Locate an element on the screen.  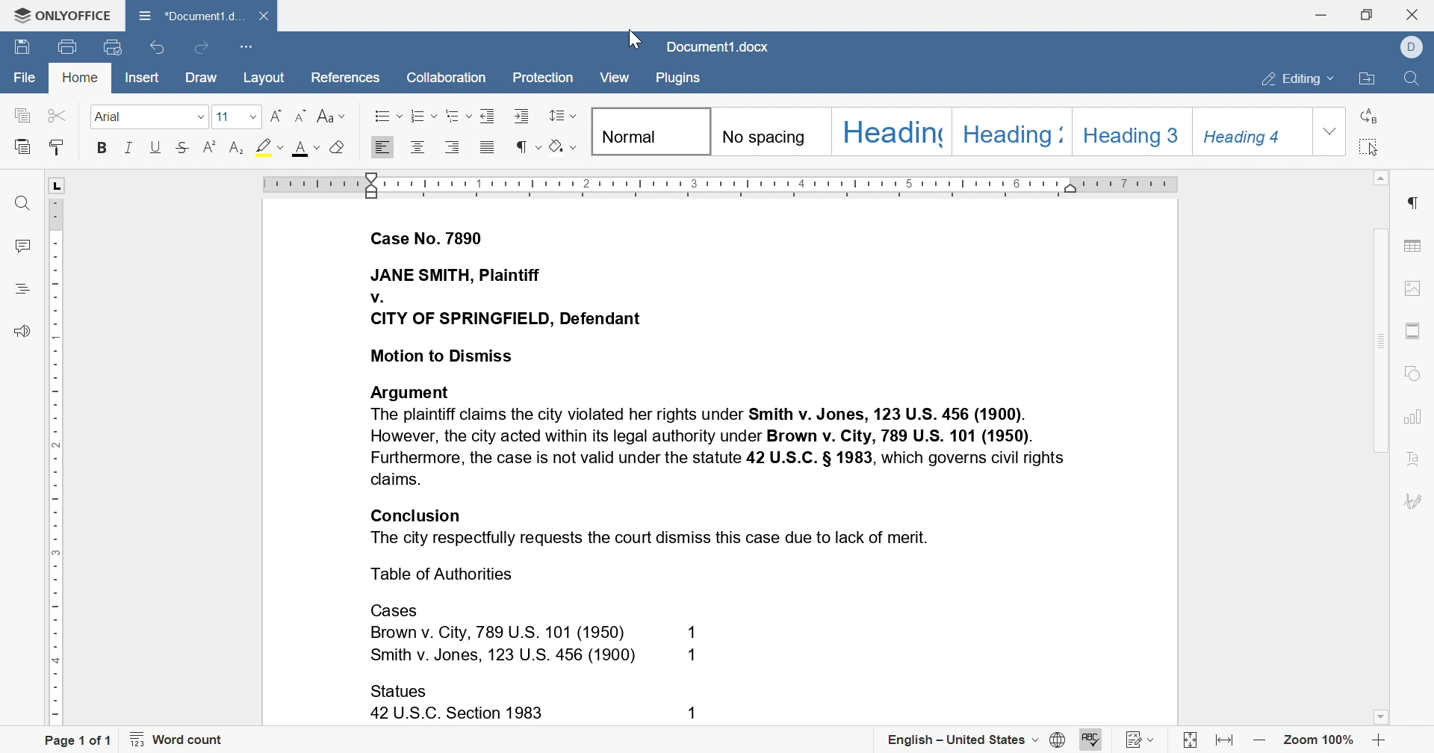
track changes is located at coordinates (1140, 740).